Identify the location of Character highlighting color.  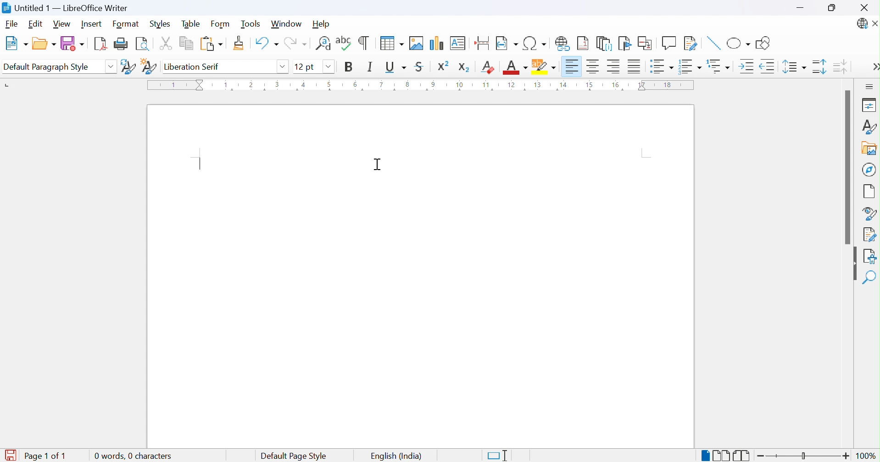
(545, 67).